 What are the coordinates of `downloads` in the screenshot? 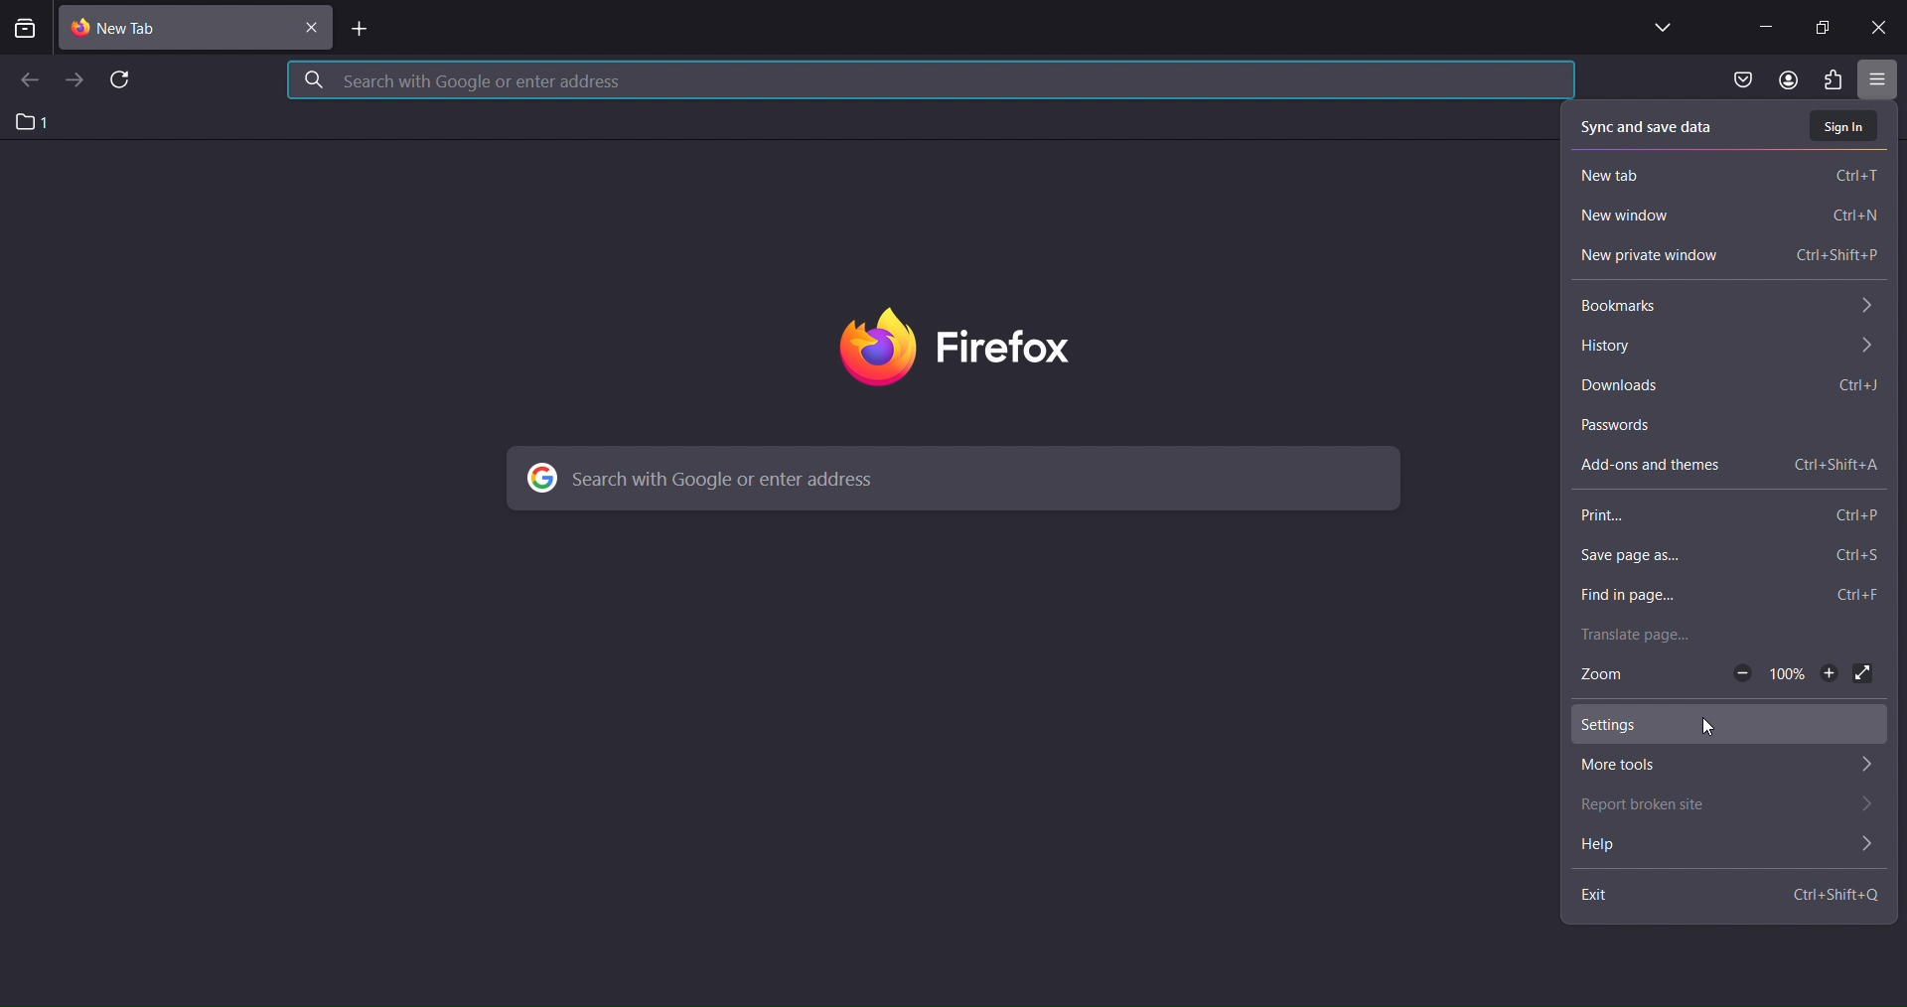 It's located at (1732, 387).